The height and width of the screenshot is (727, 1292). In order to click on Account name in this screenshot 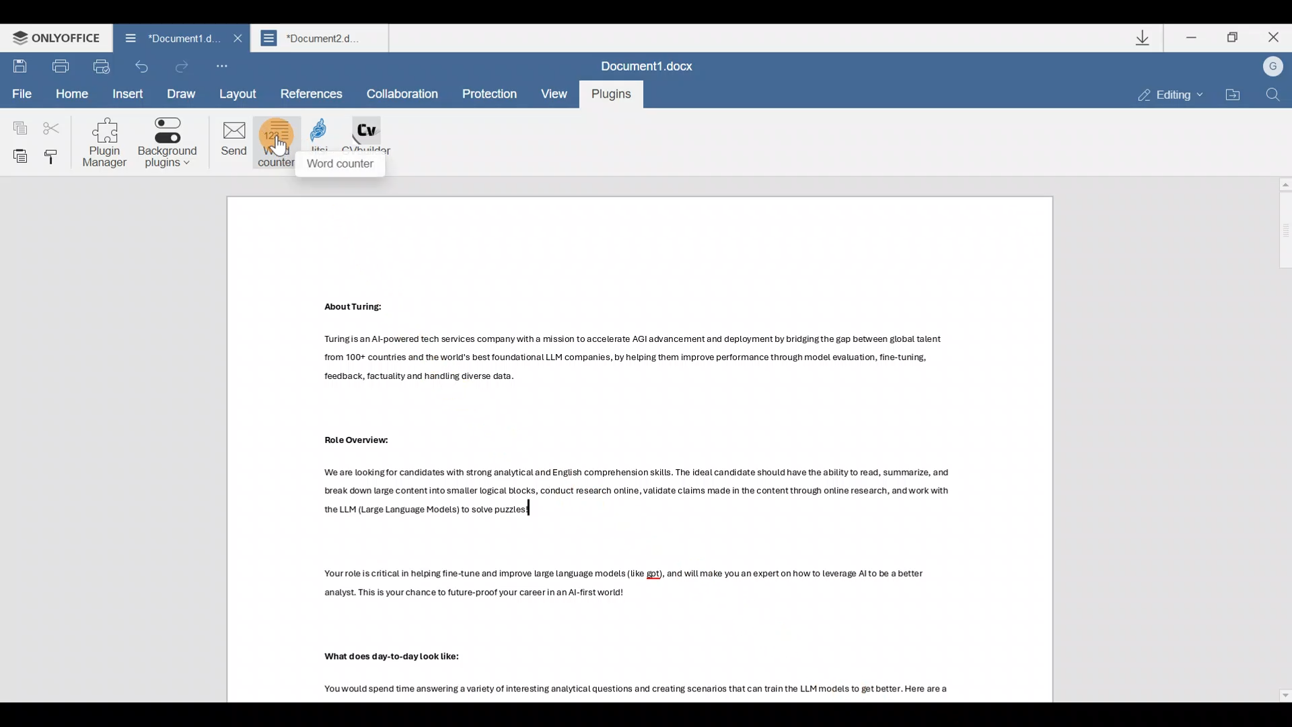, I will do `click(1272, 67)`.